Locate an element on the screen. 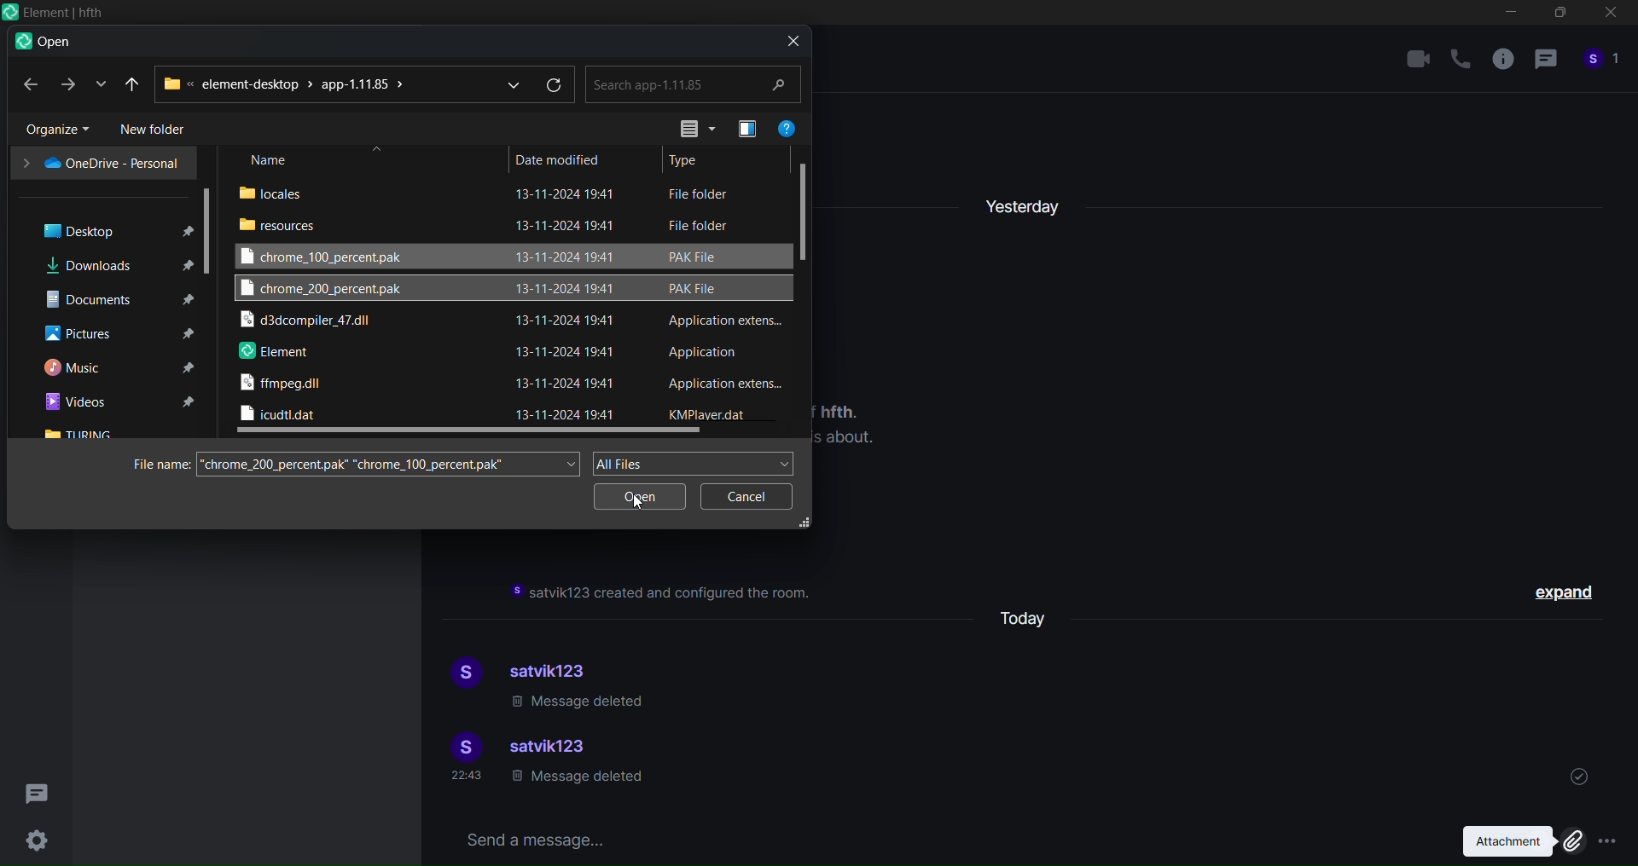 This screenshot has height=866, width=1638. all files is located at coordinates (696, 462).